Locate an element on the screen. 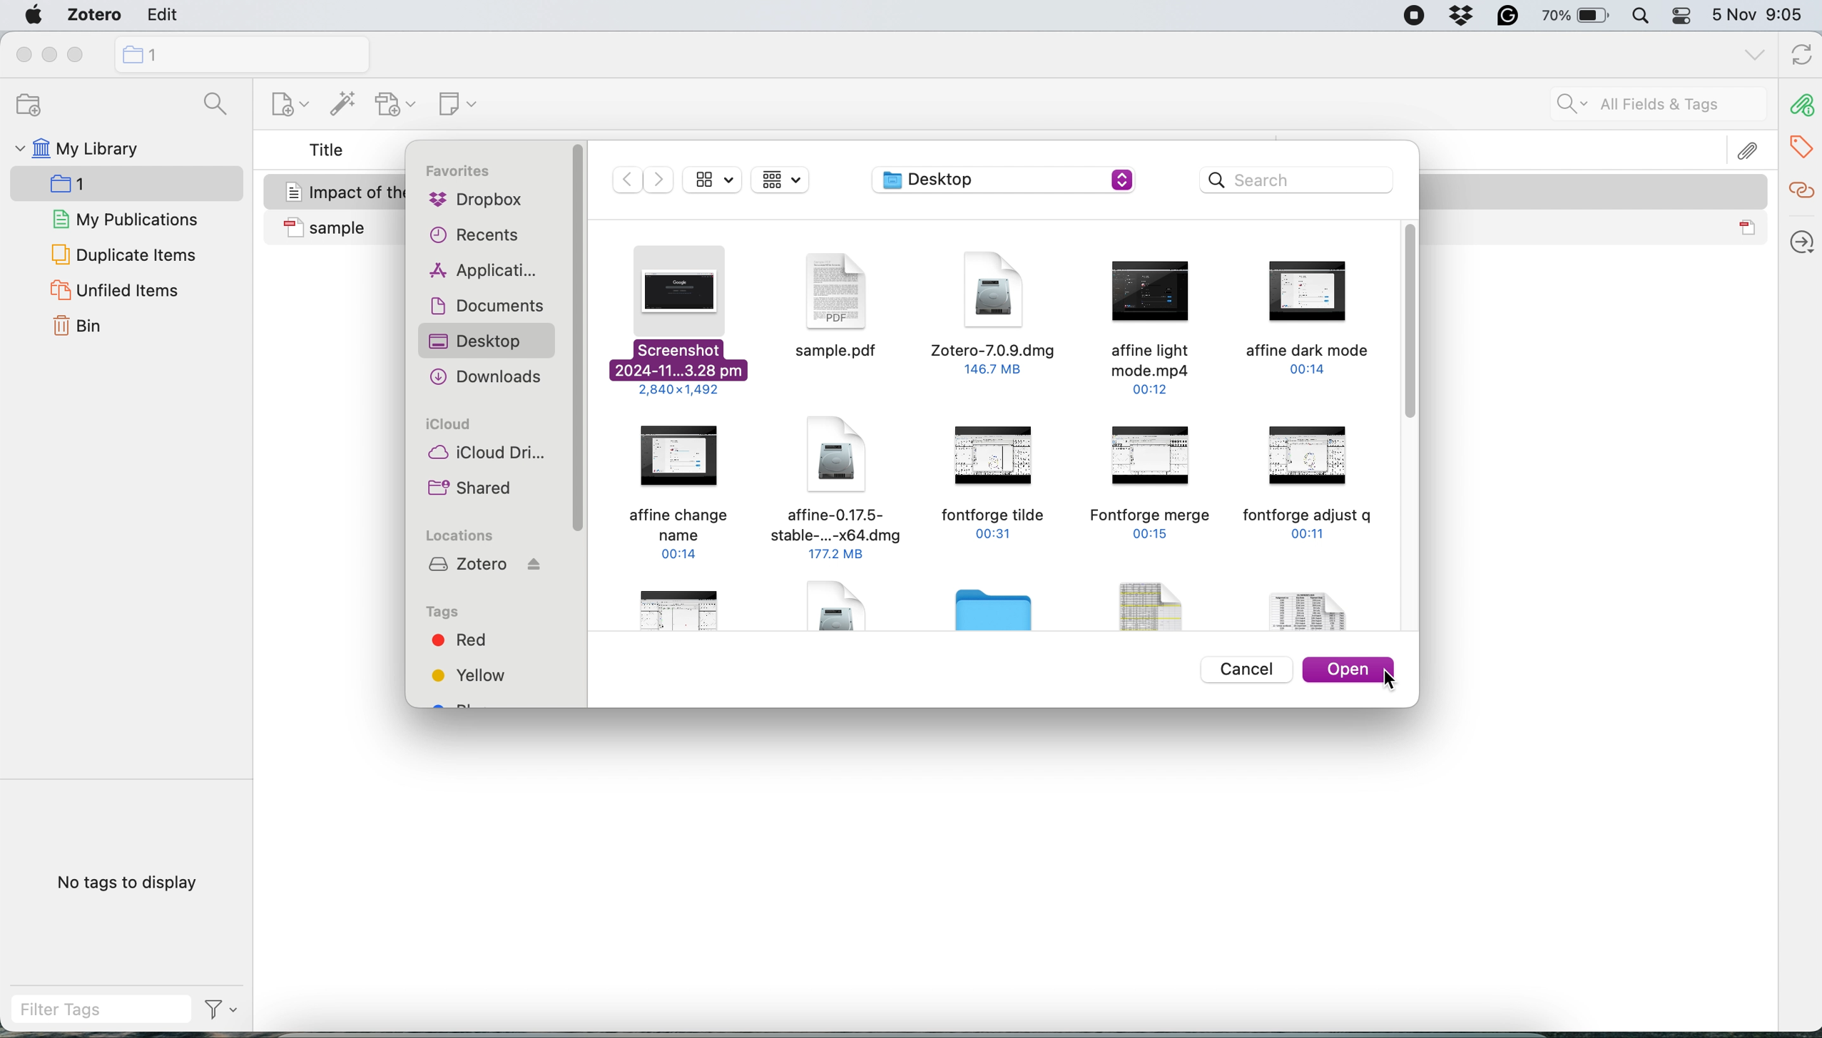 The width and height of the screenshot is (1822, 1038). refresh is located at coordinates (1798, 56).